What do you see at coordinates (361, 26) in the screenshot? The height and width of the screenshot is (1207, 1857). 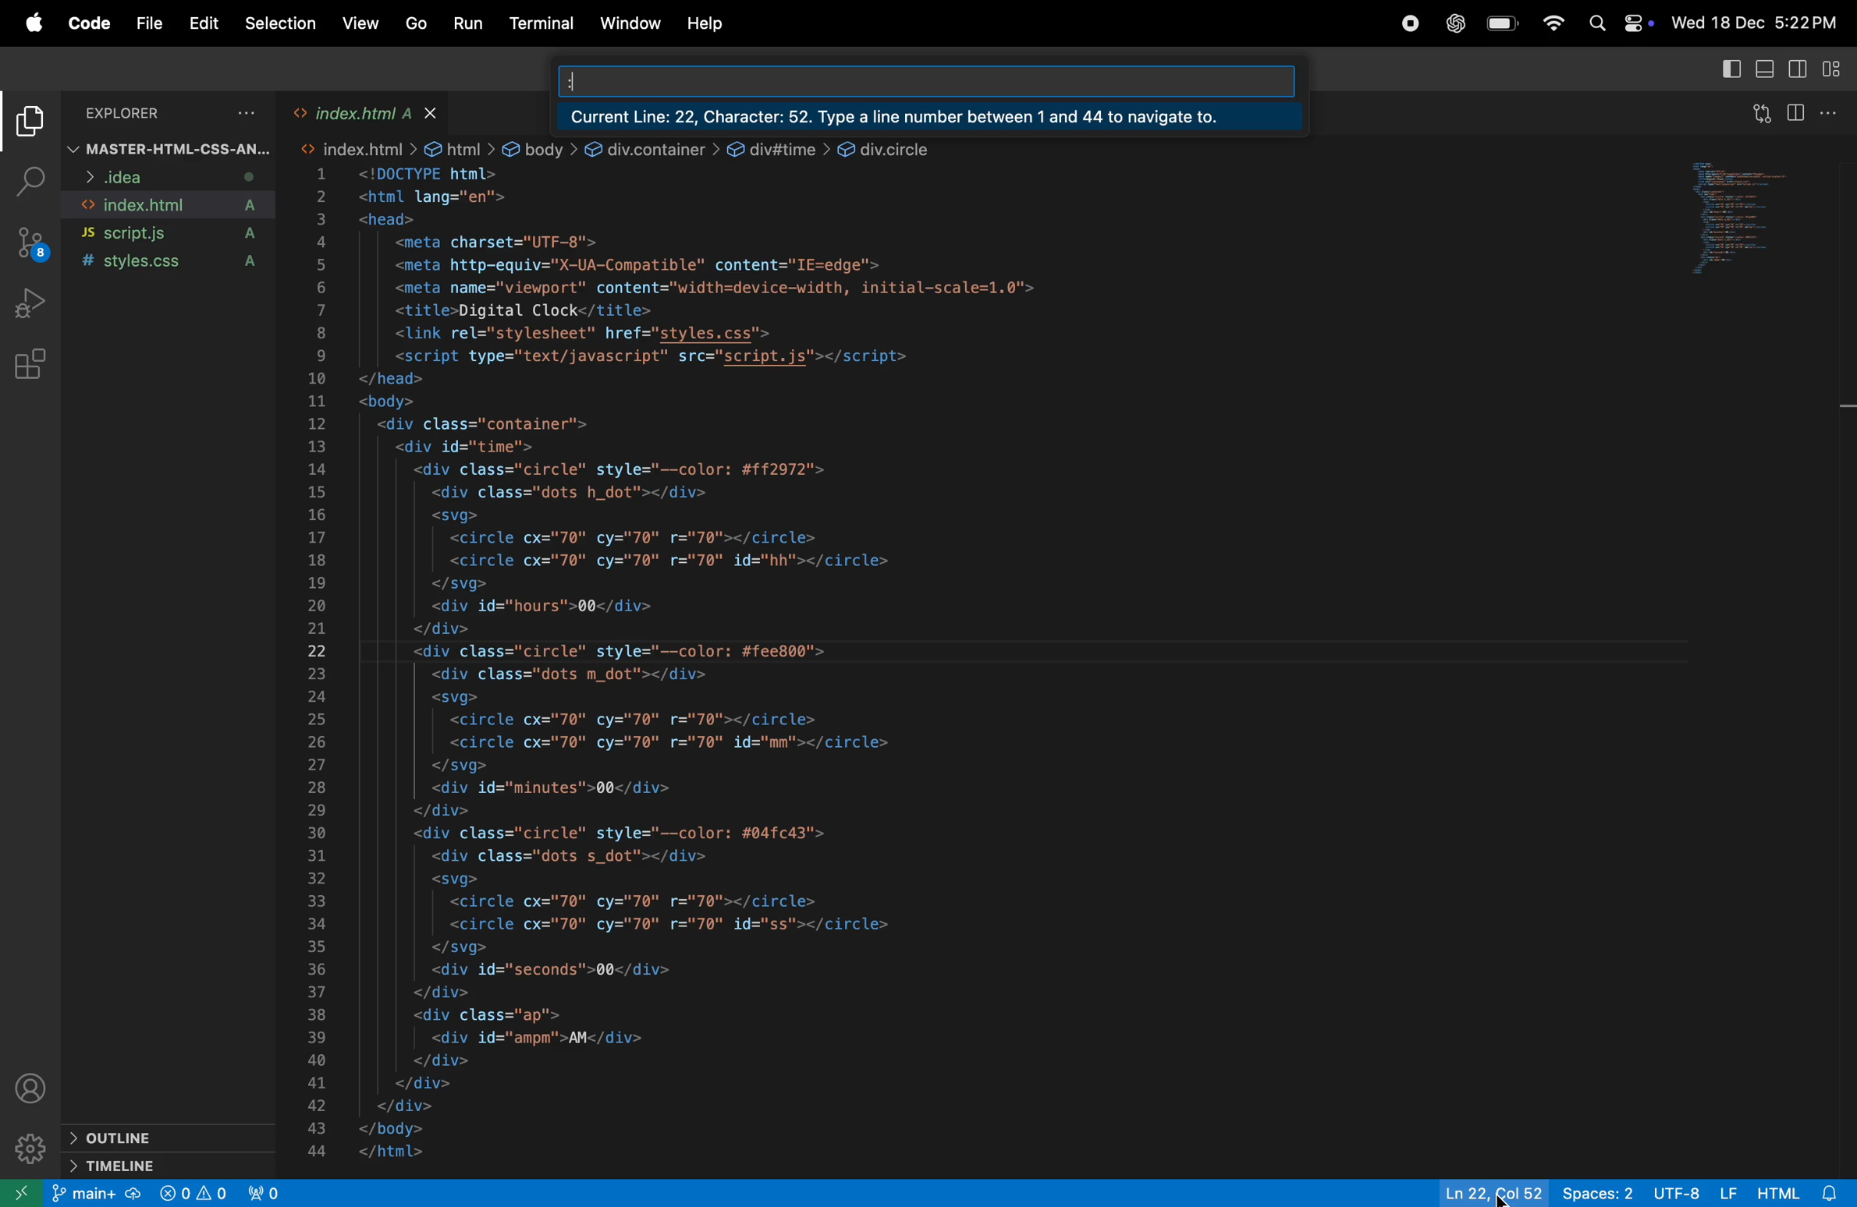 I see `view` at bounding box center [361, 26].